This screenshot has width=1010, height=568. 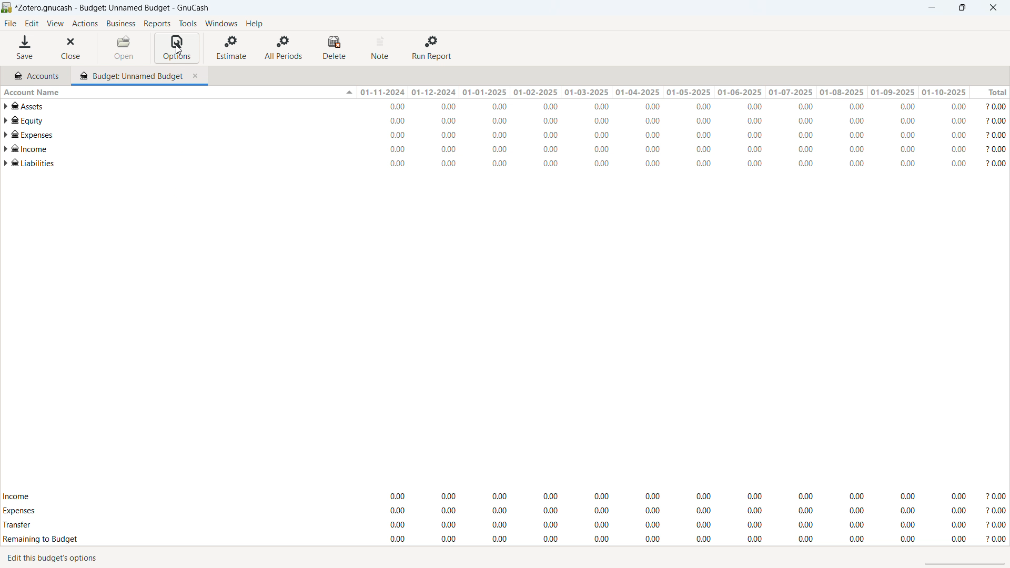 I want to click on account statement for  "Equity", so click(x=512, y=121).